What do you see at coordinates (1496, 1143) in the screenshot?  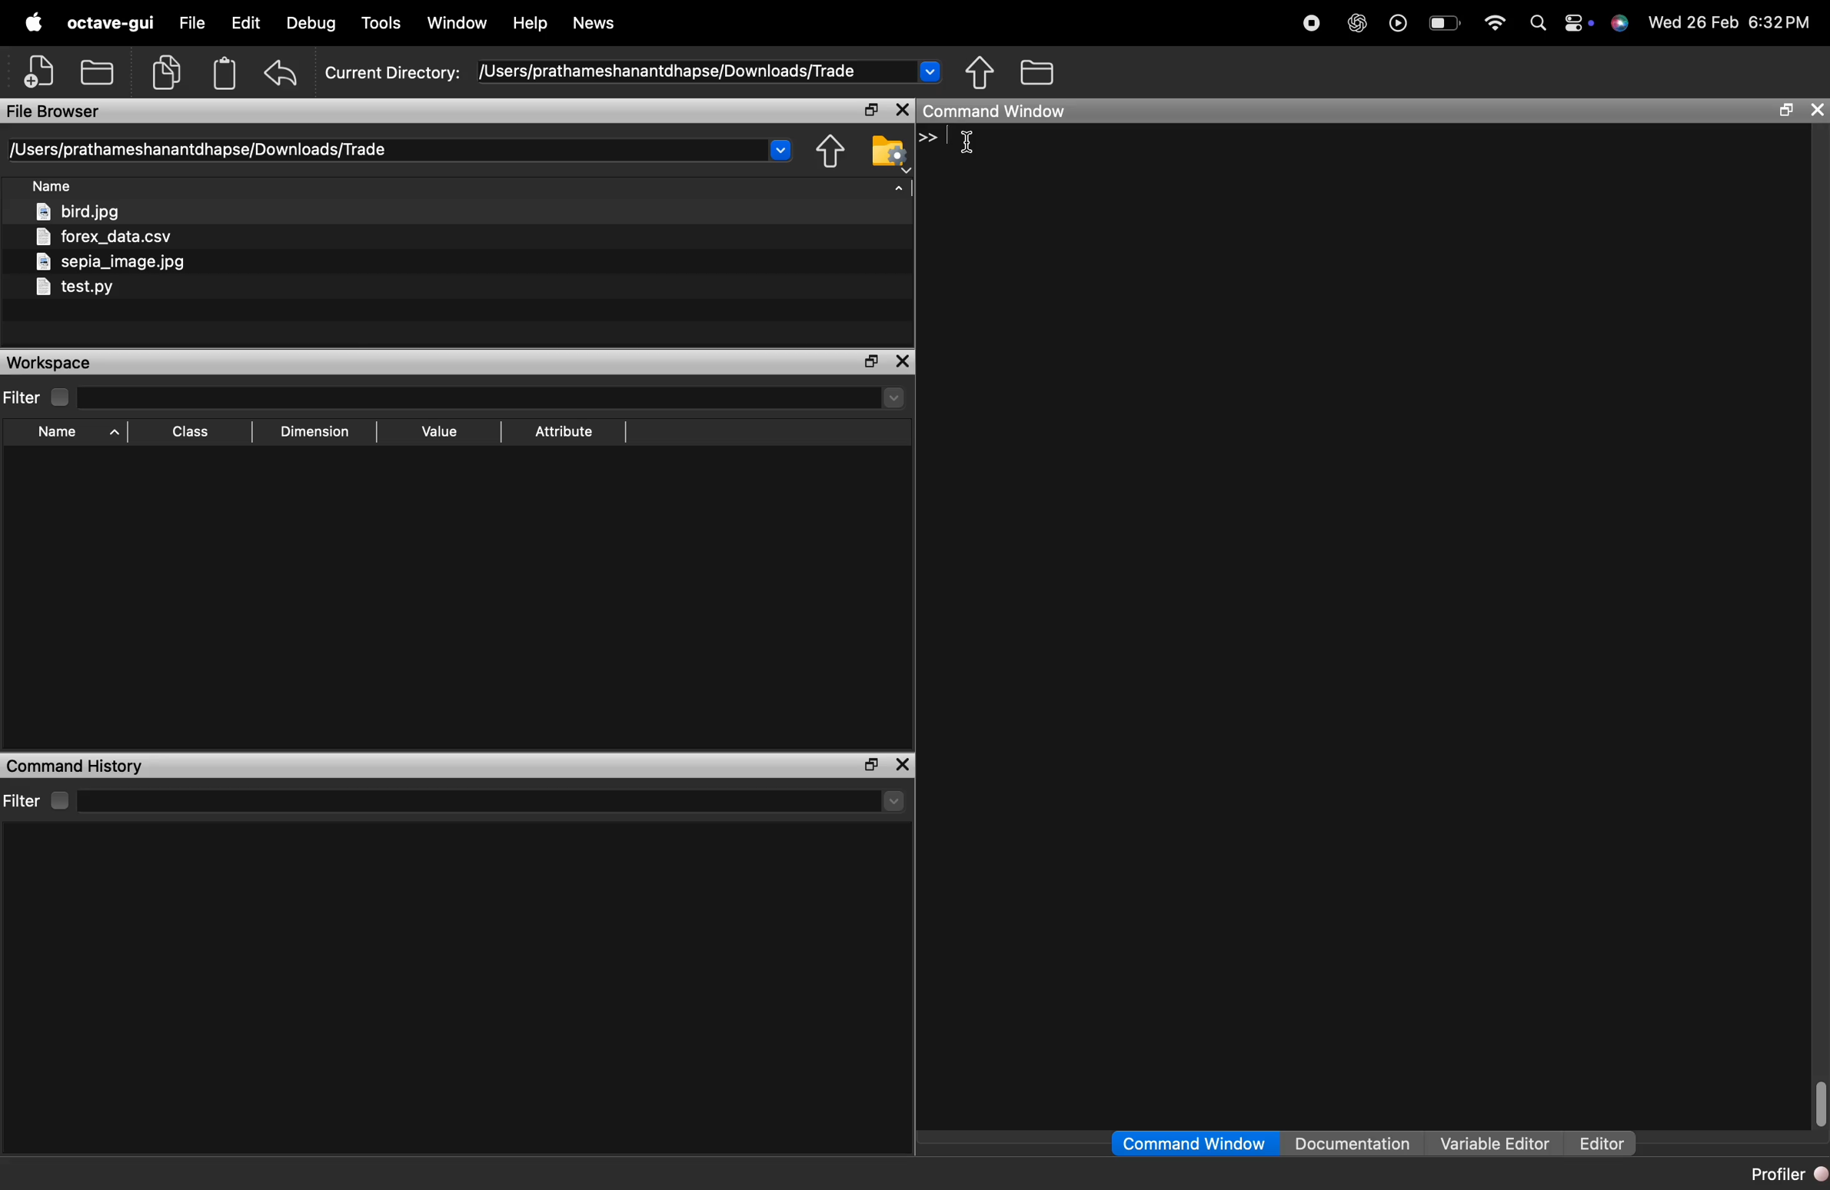 I see `variable editor` at bounding box center [1496, 1143].